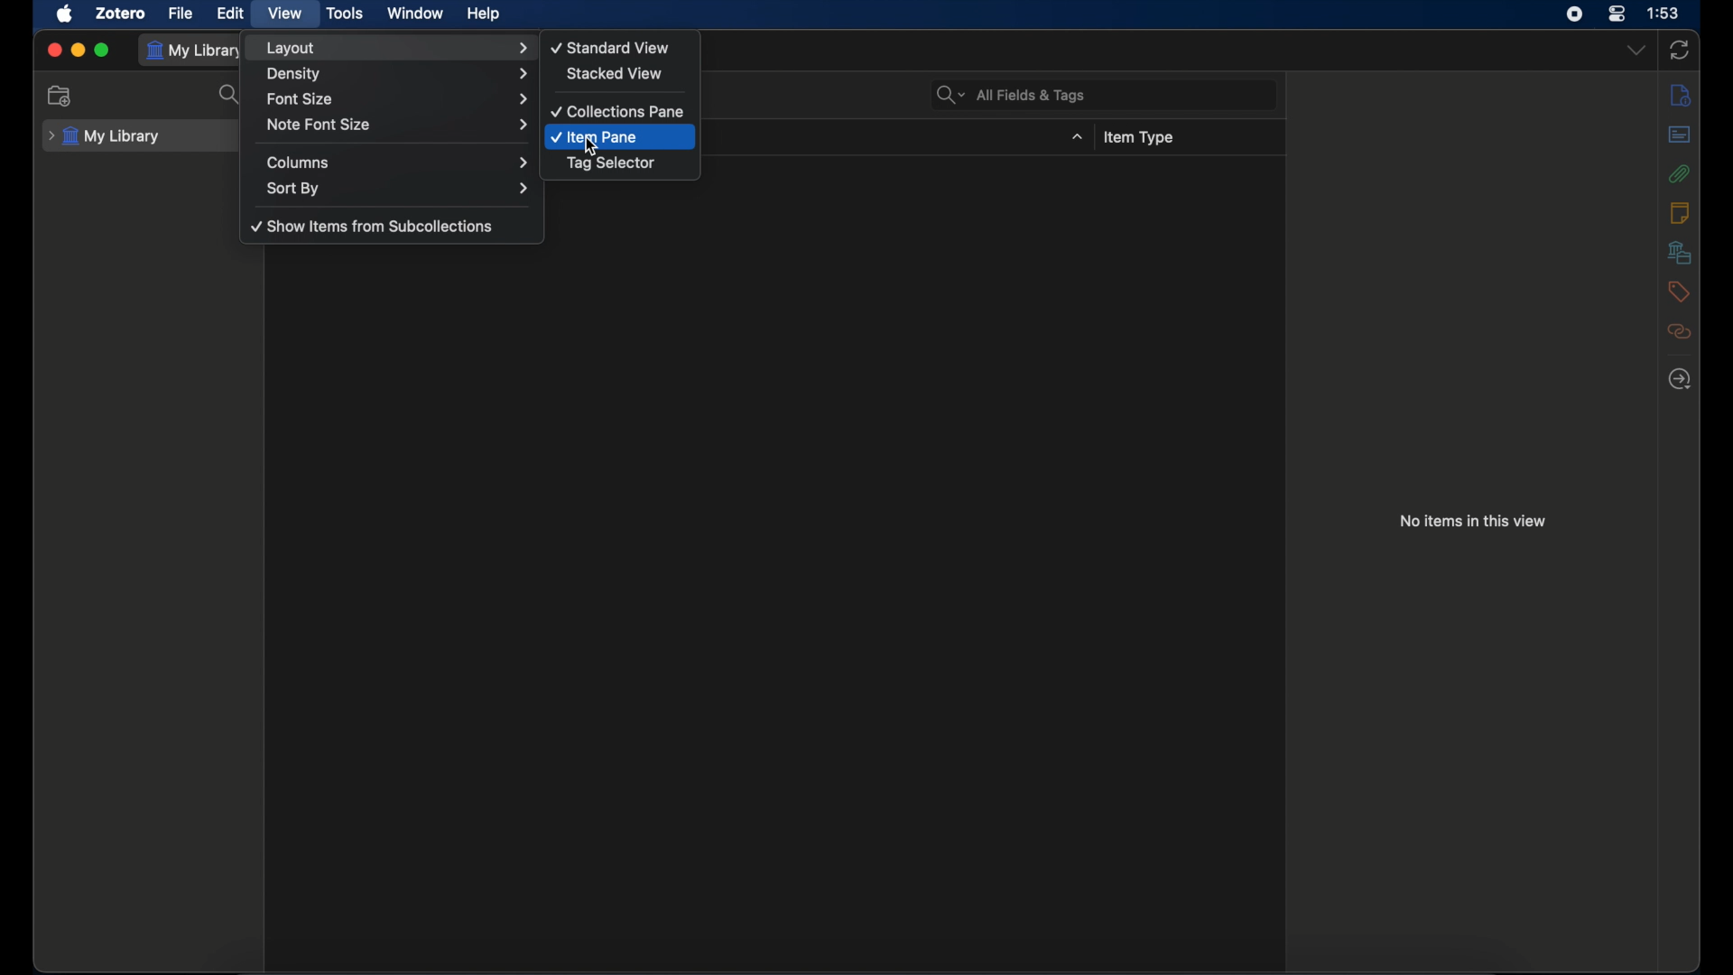  What do you see at coordinates (65, 14) in the screenshot?
I see `apple icon` at bounding box center [65, 14].